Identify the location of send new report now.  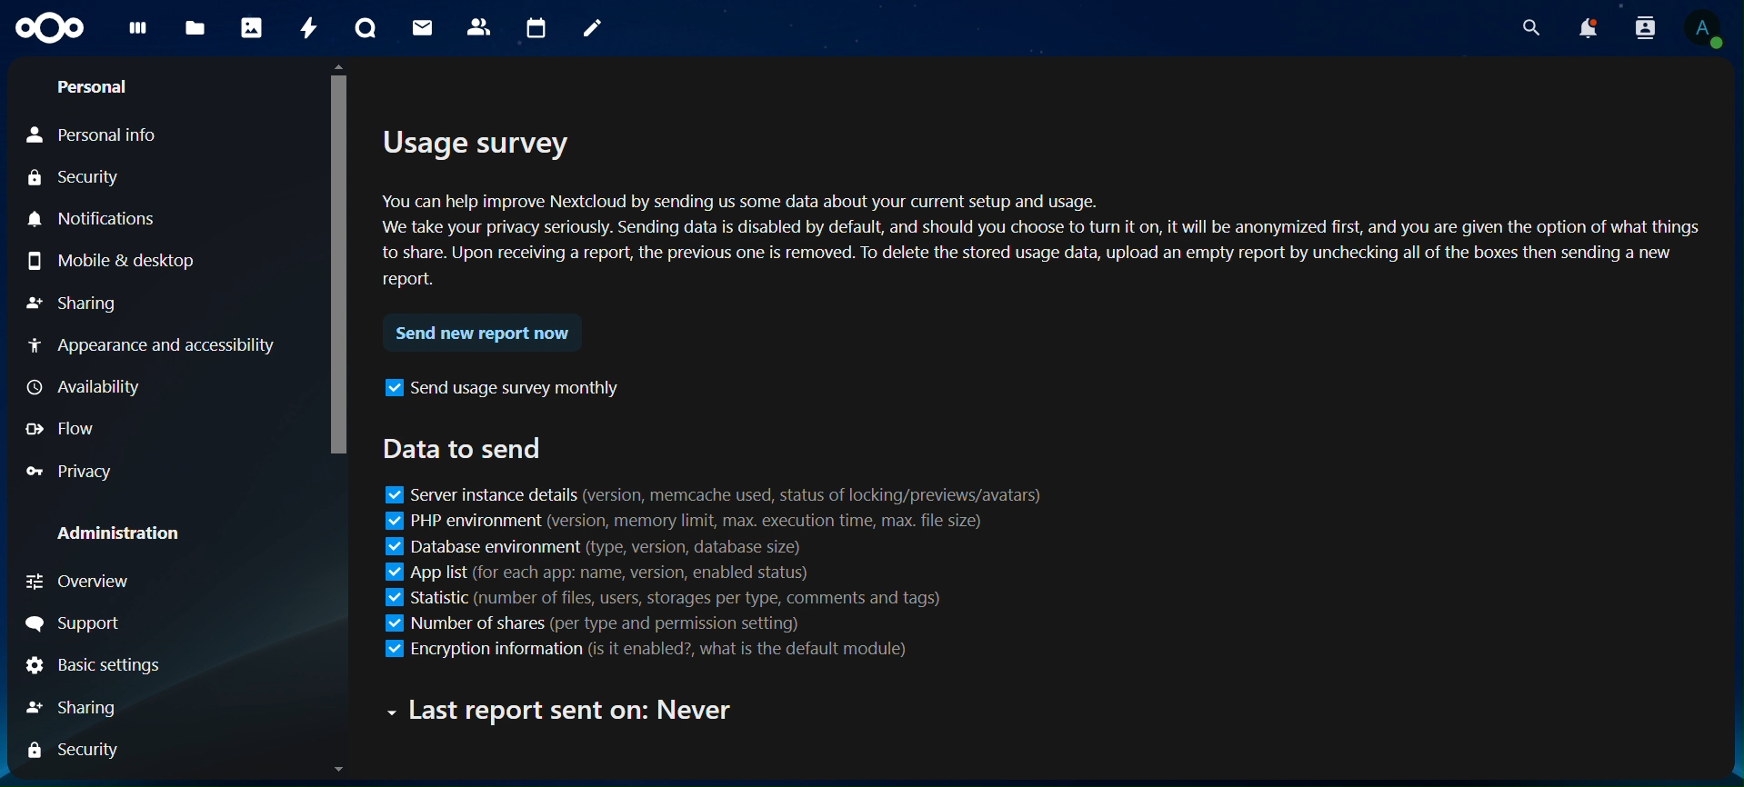
(481, 335).